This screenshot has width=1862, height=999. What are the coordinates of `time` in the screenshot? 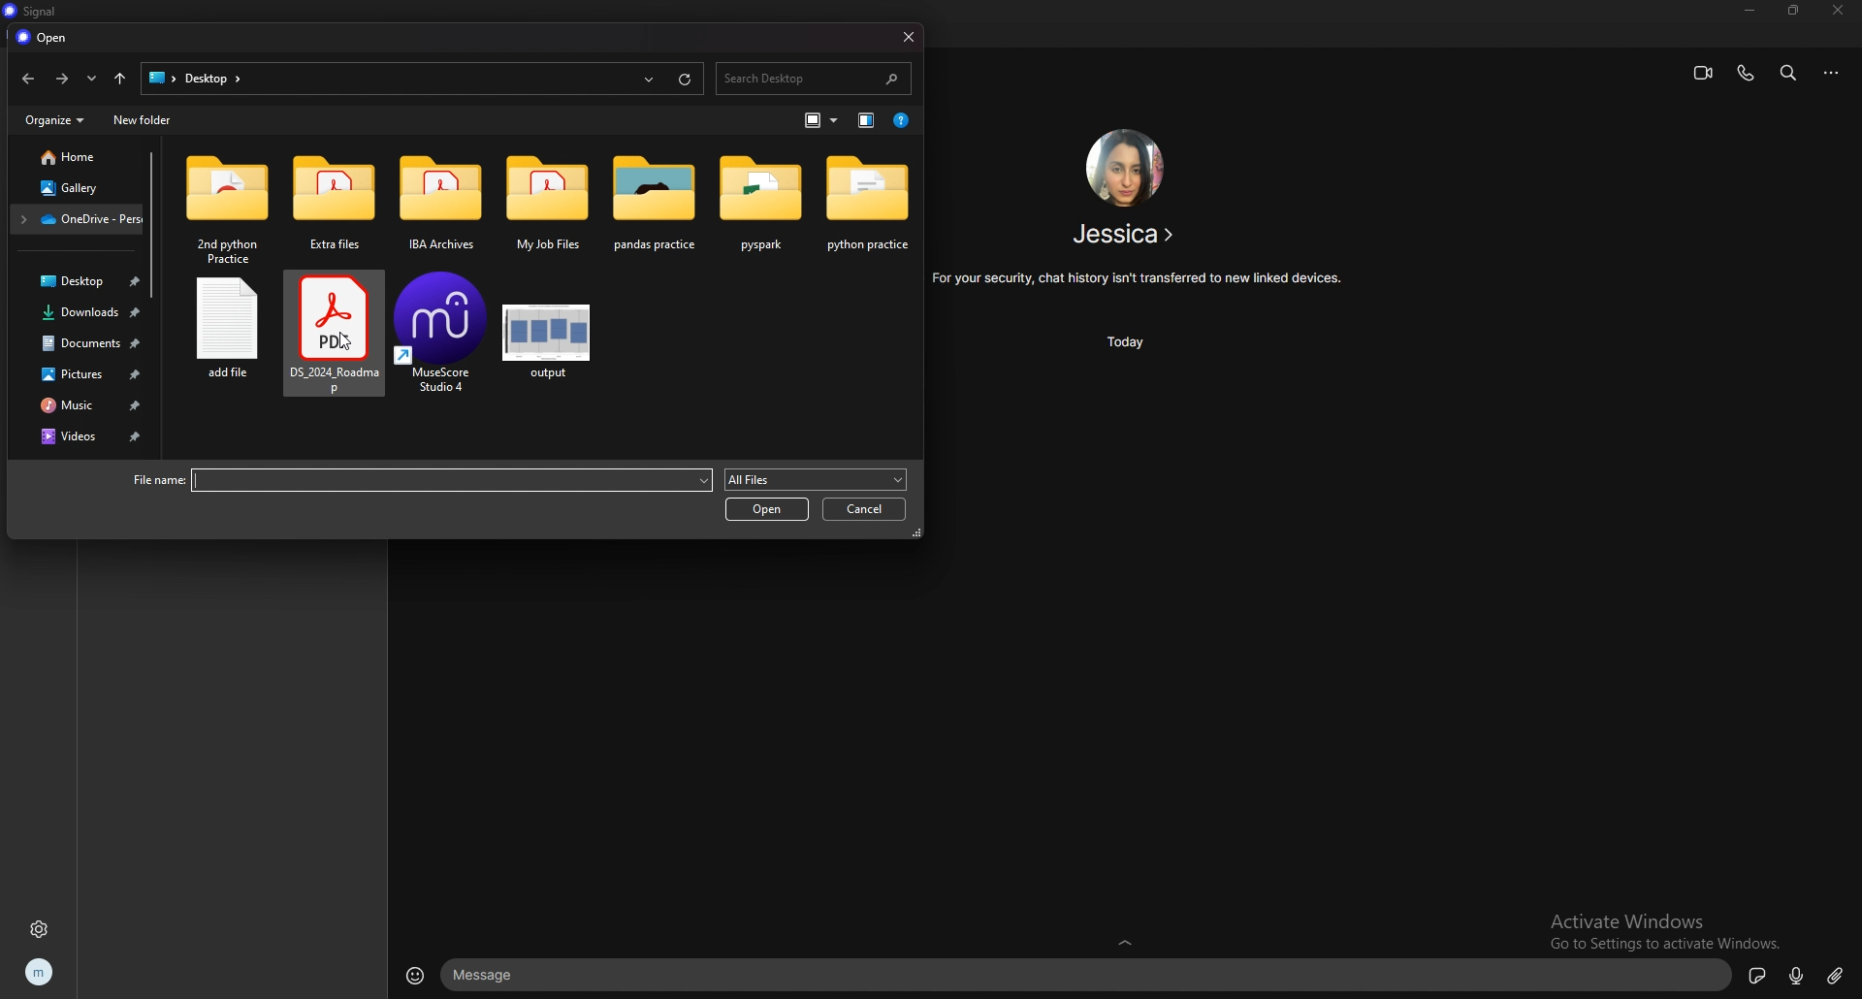 It's located at (1132, 341).